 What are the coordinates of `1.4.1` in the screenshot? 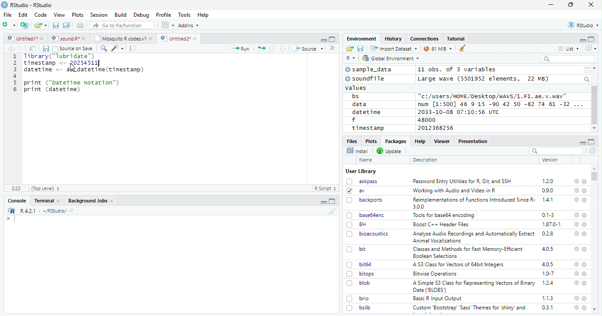 It's located at (548, 199).